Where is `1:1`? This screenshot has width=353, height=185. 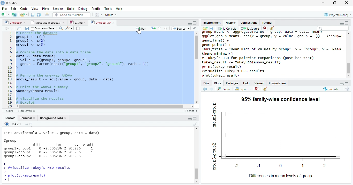 1:1 is located at coordinates (9, 111).